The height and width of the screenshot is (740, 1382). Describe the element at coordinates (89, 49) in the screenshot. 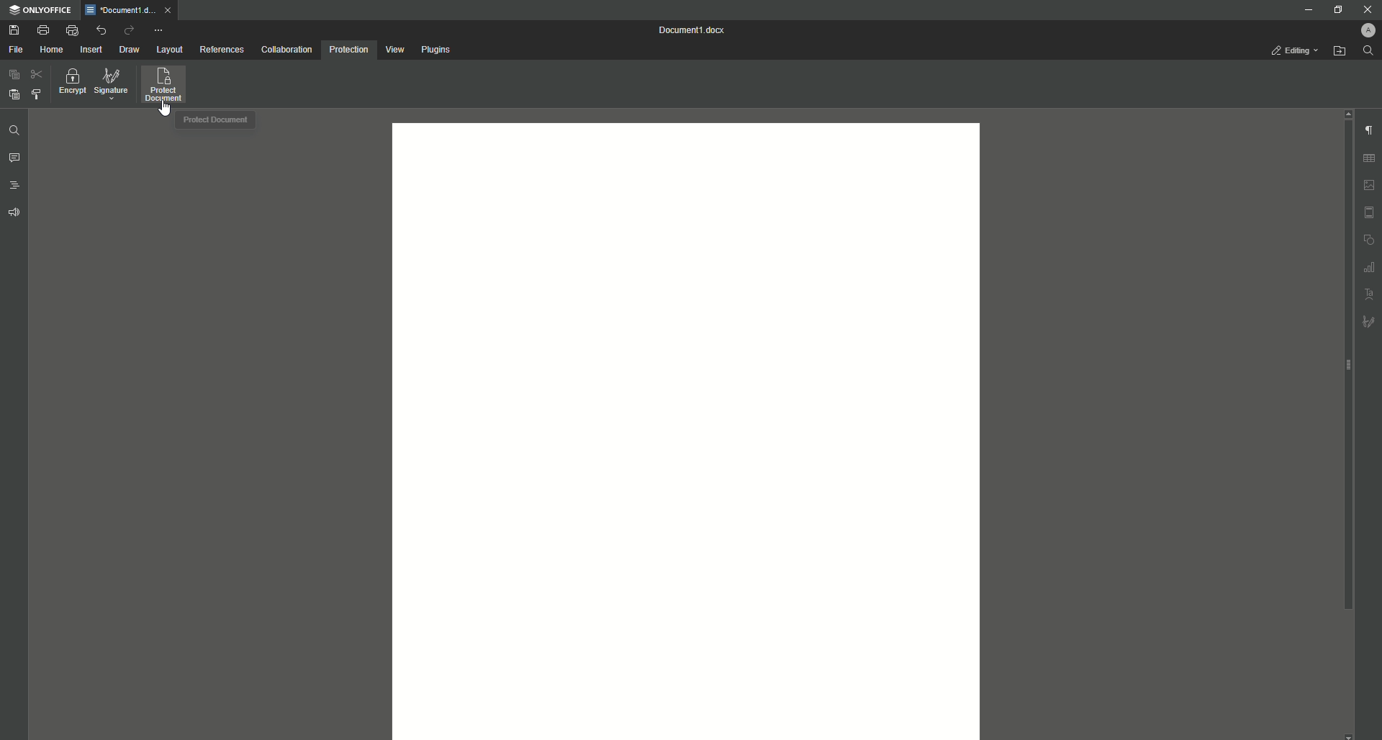

I see `Insert` at that location.